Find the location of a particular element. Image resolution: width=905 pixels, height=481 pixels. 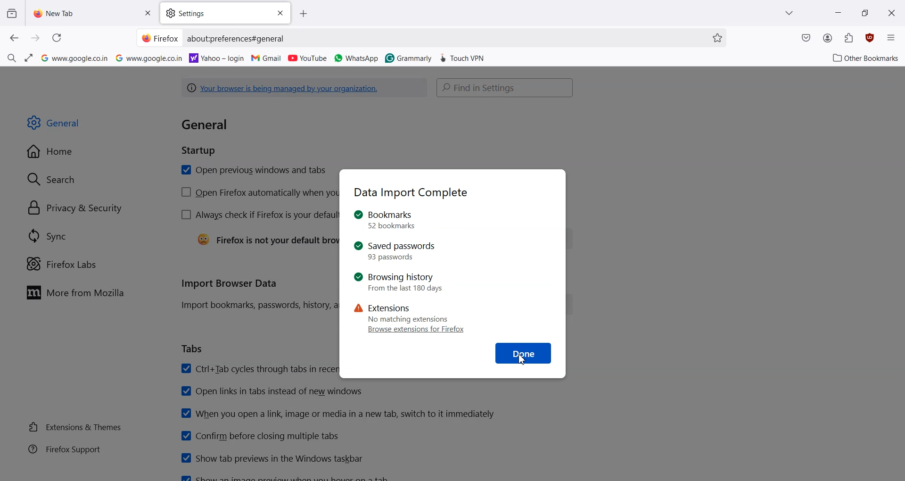

Extensions is located at coordinates (849, 38).